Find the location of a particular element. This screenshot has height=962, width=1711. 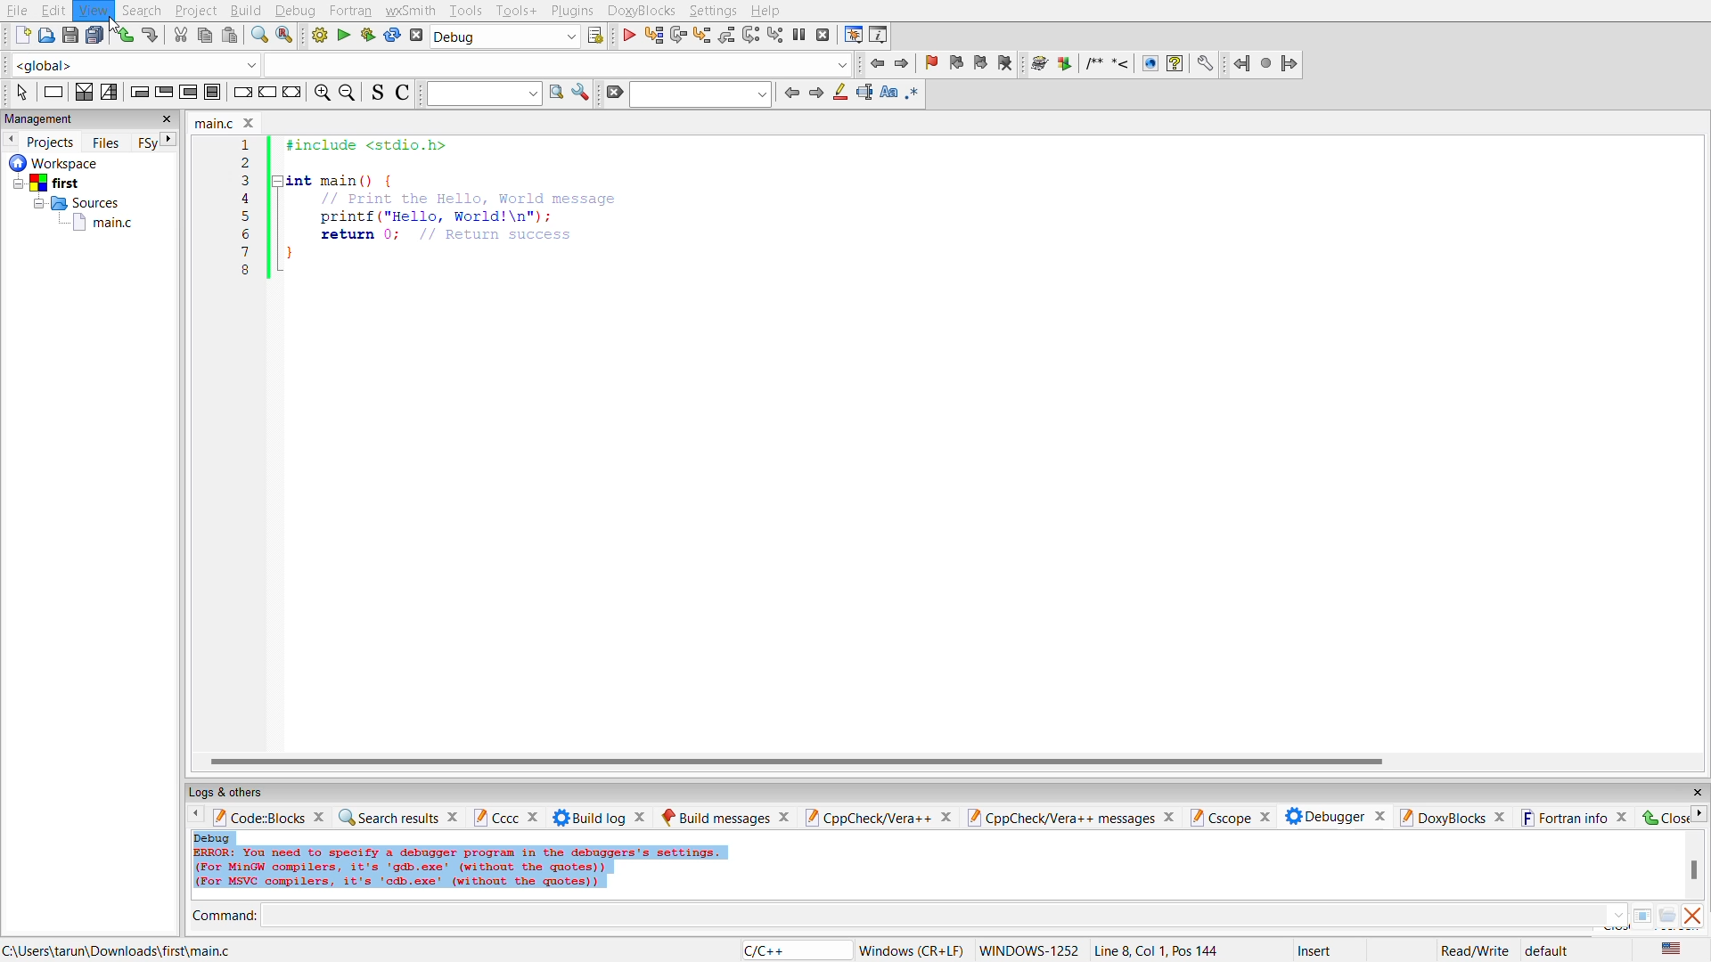

debugging windows is located at coordinates (853, 35).